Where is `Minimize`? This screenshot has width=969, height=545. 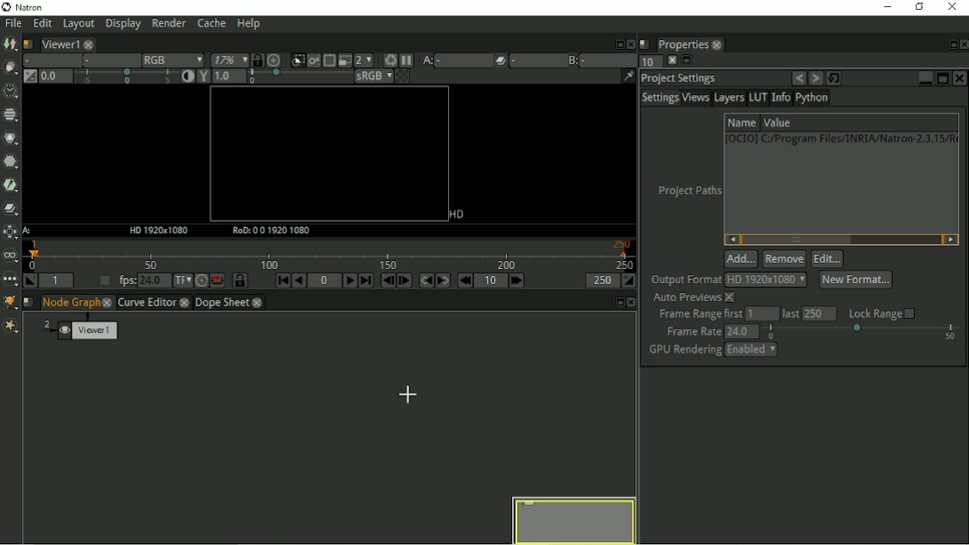
Minimize is located at coordinates (925, 76).